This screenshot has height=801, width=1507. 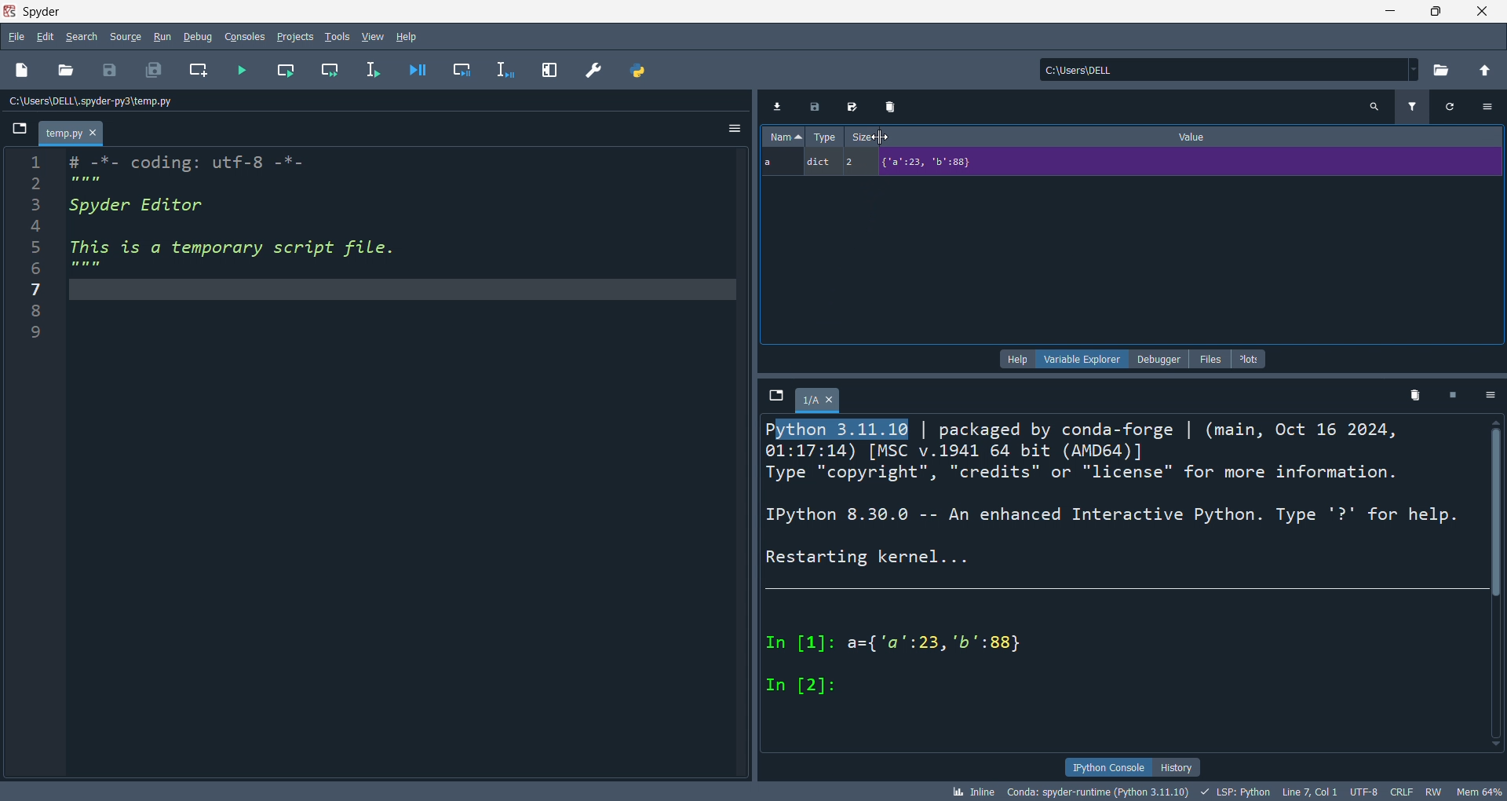 I want to click on help, so click(x=1014, y=359).